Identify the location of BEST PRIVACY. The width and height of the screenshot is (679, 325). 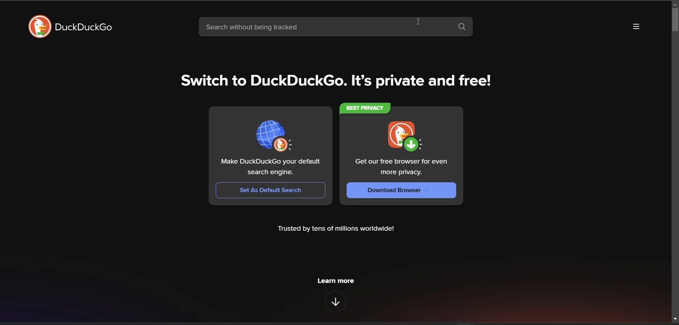
(365, 108).